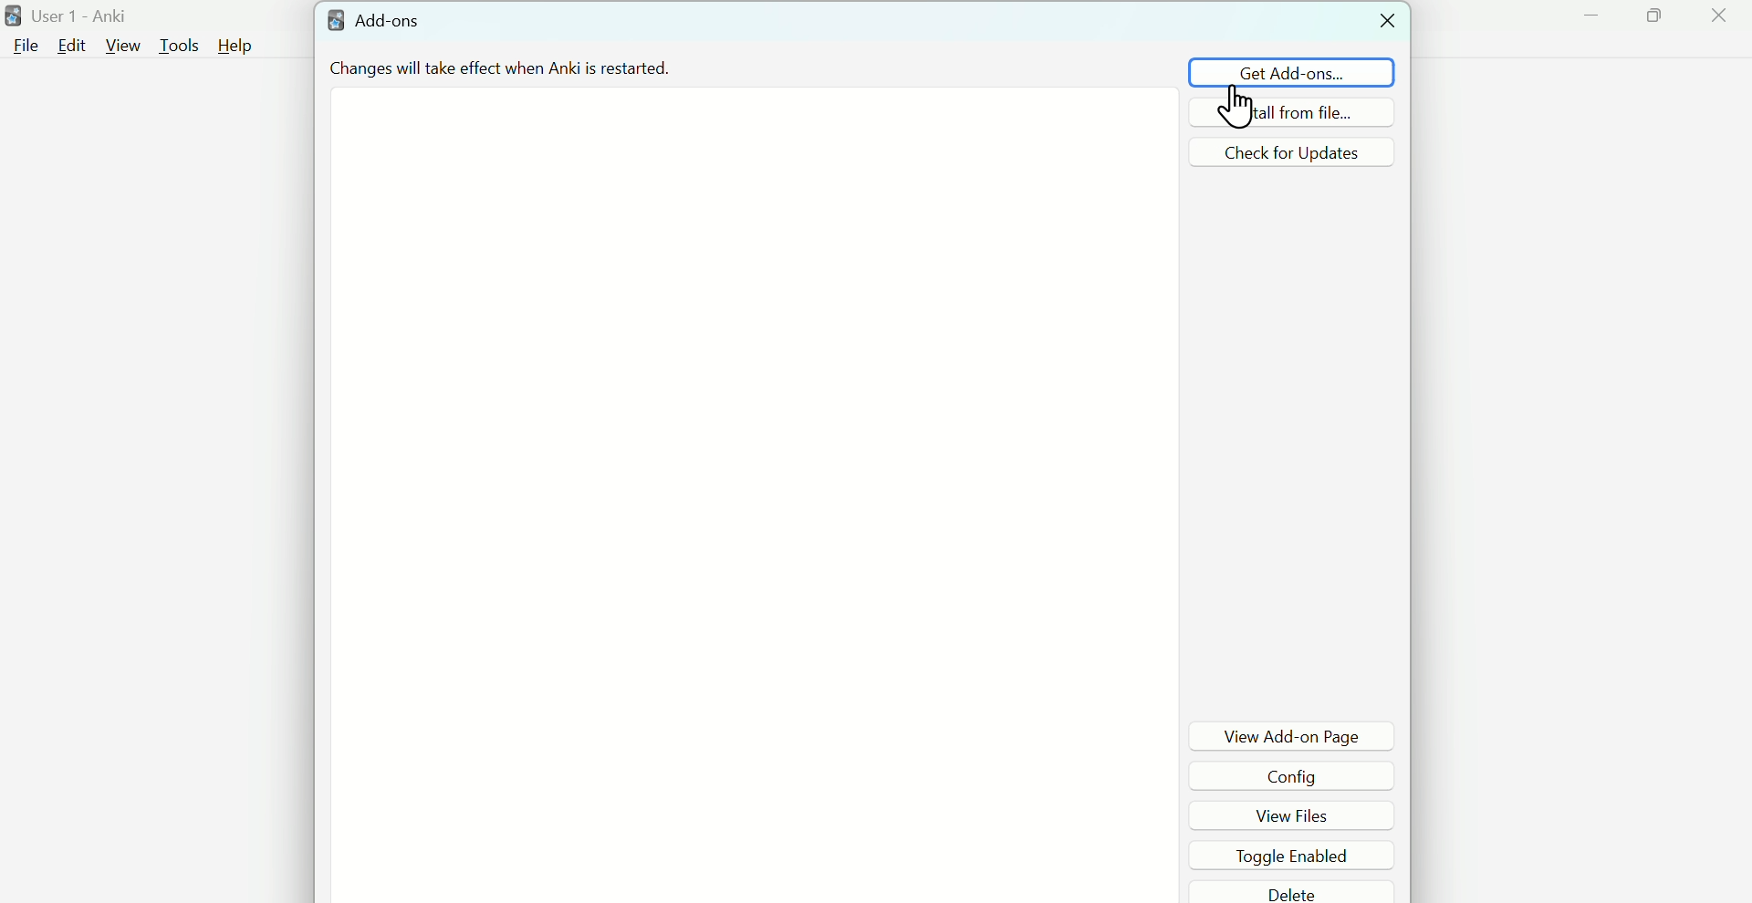  I want to click on Toggle enabled, so click(1296, 853).